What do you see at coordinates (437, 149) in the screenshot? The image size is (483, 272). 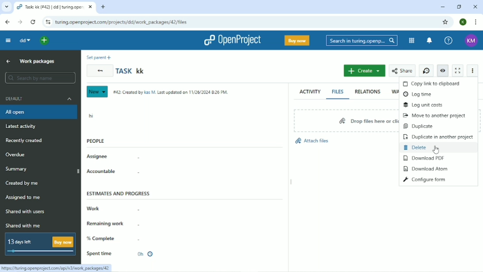 I see `Cursor` at bounding box center [437, 149].